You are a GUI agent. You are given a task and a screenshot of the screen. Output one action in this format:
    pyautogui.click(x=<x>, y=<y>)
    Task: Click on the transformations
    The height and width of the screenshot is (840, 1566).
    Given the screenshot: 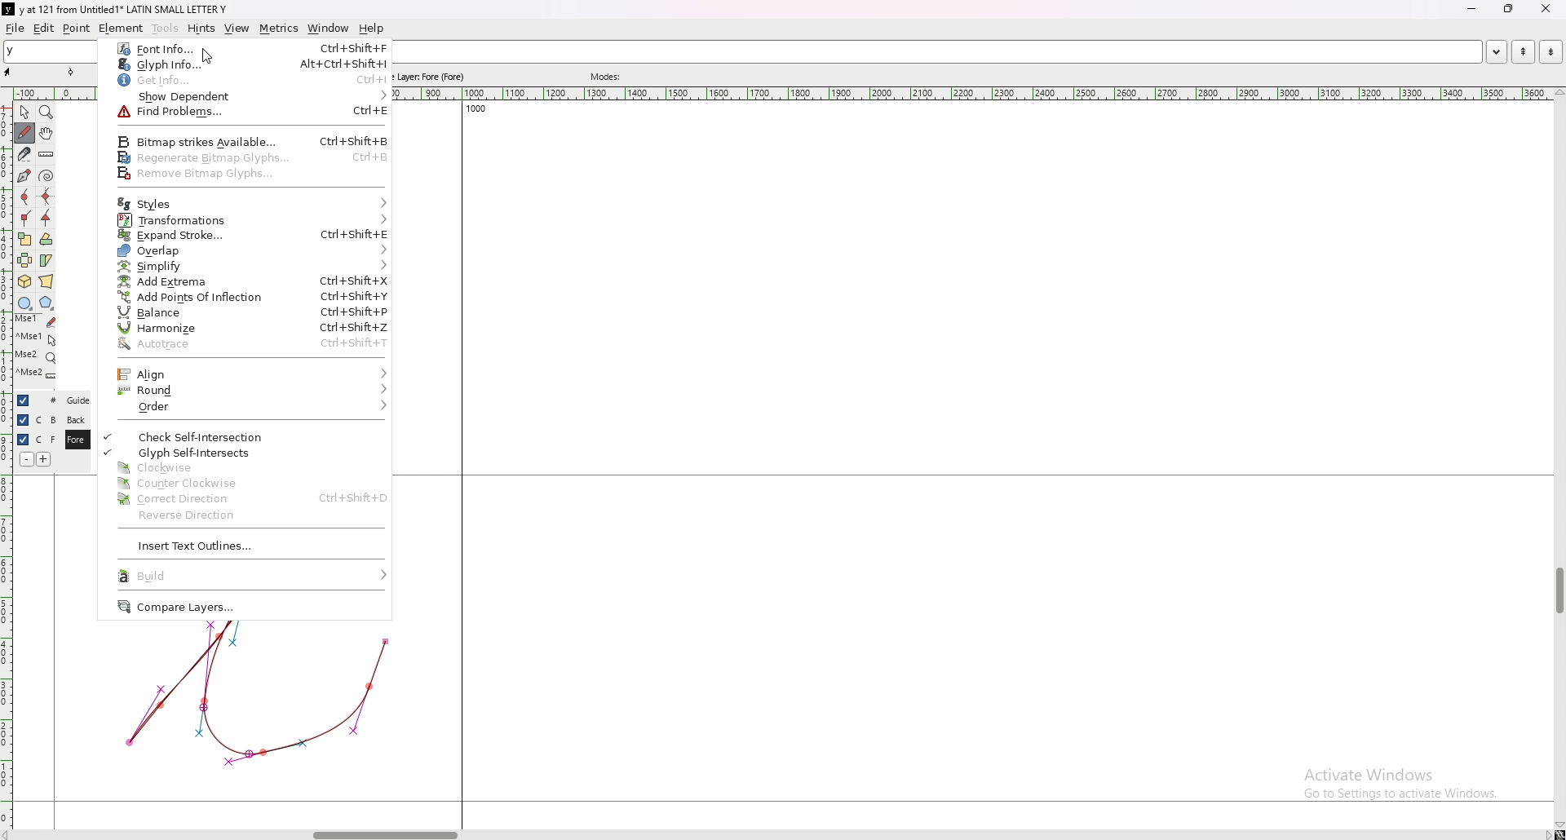 What is the action you would take?
    pyautogui.click(x=246, y=219)
    